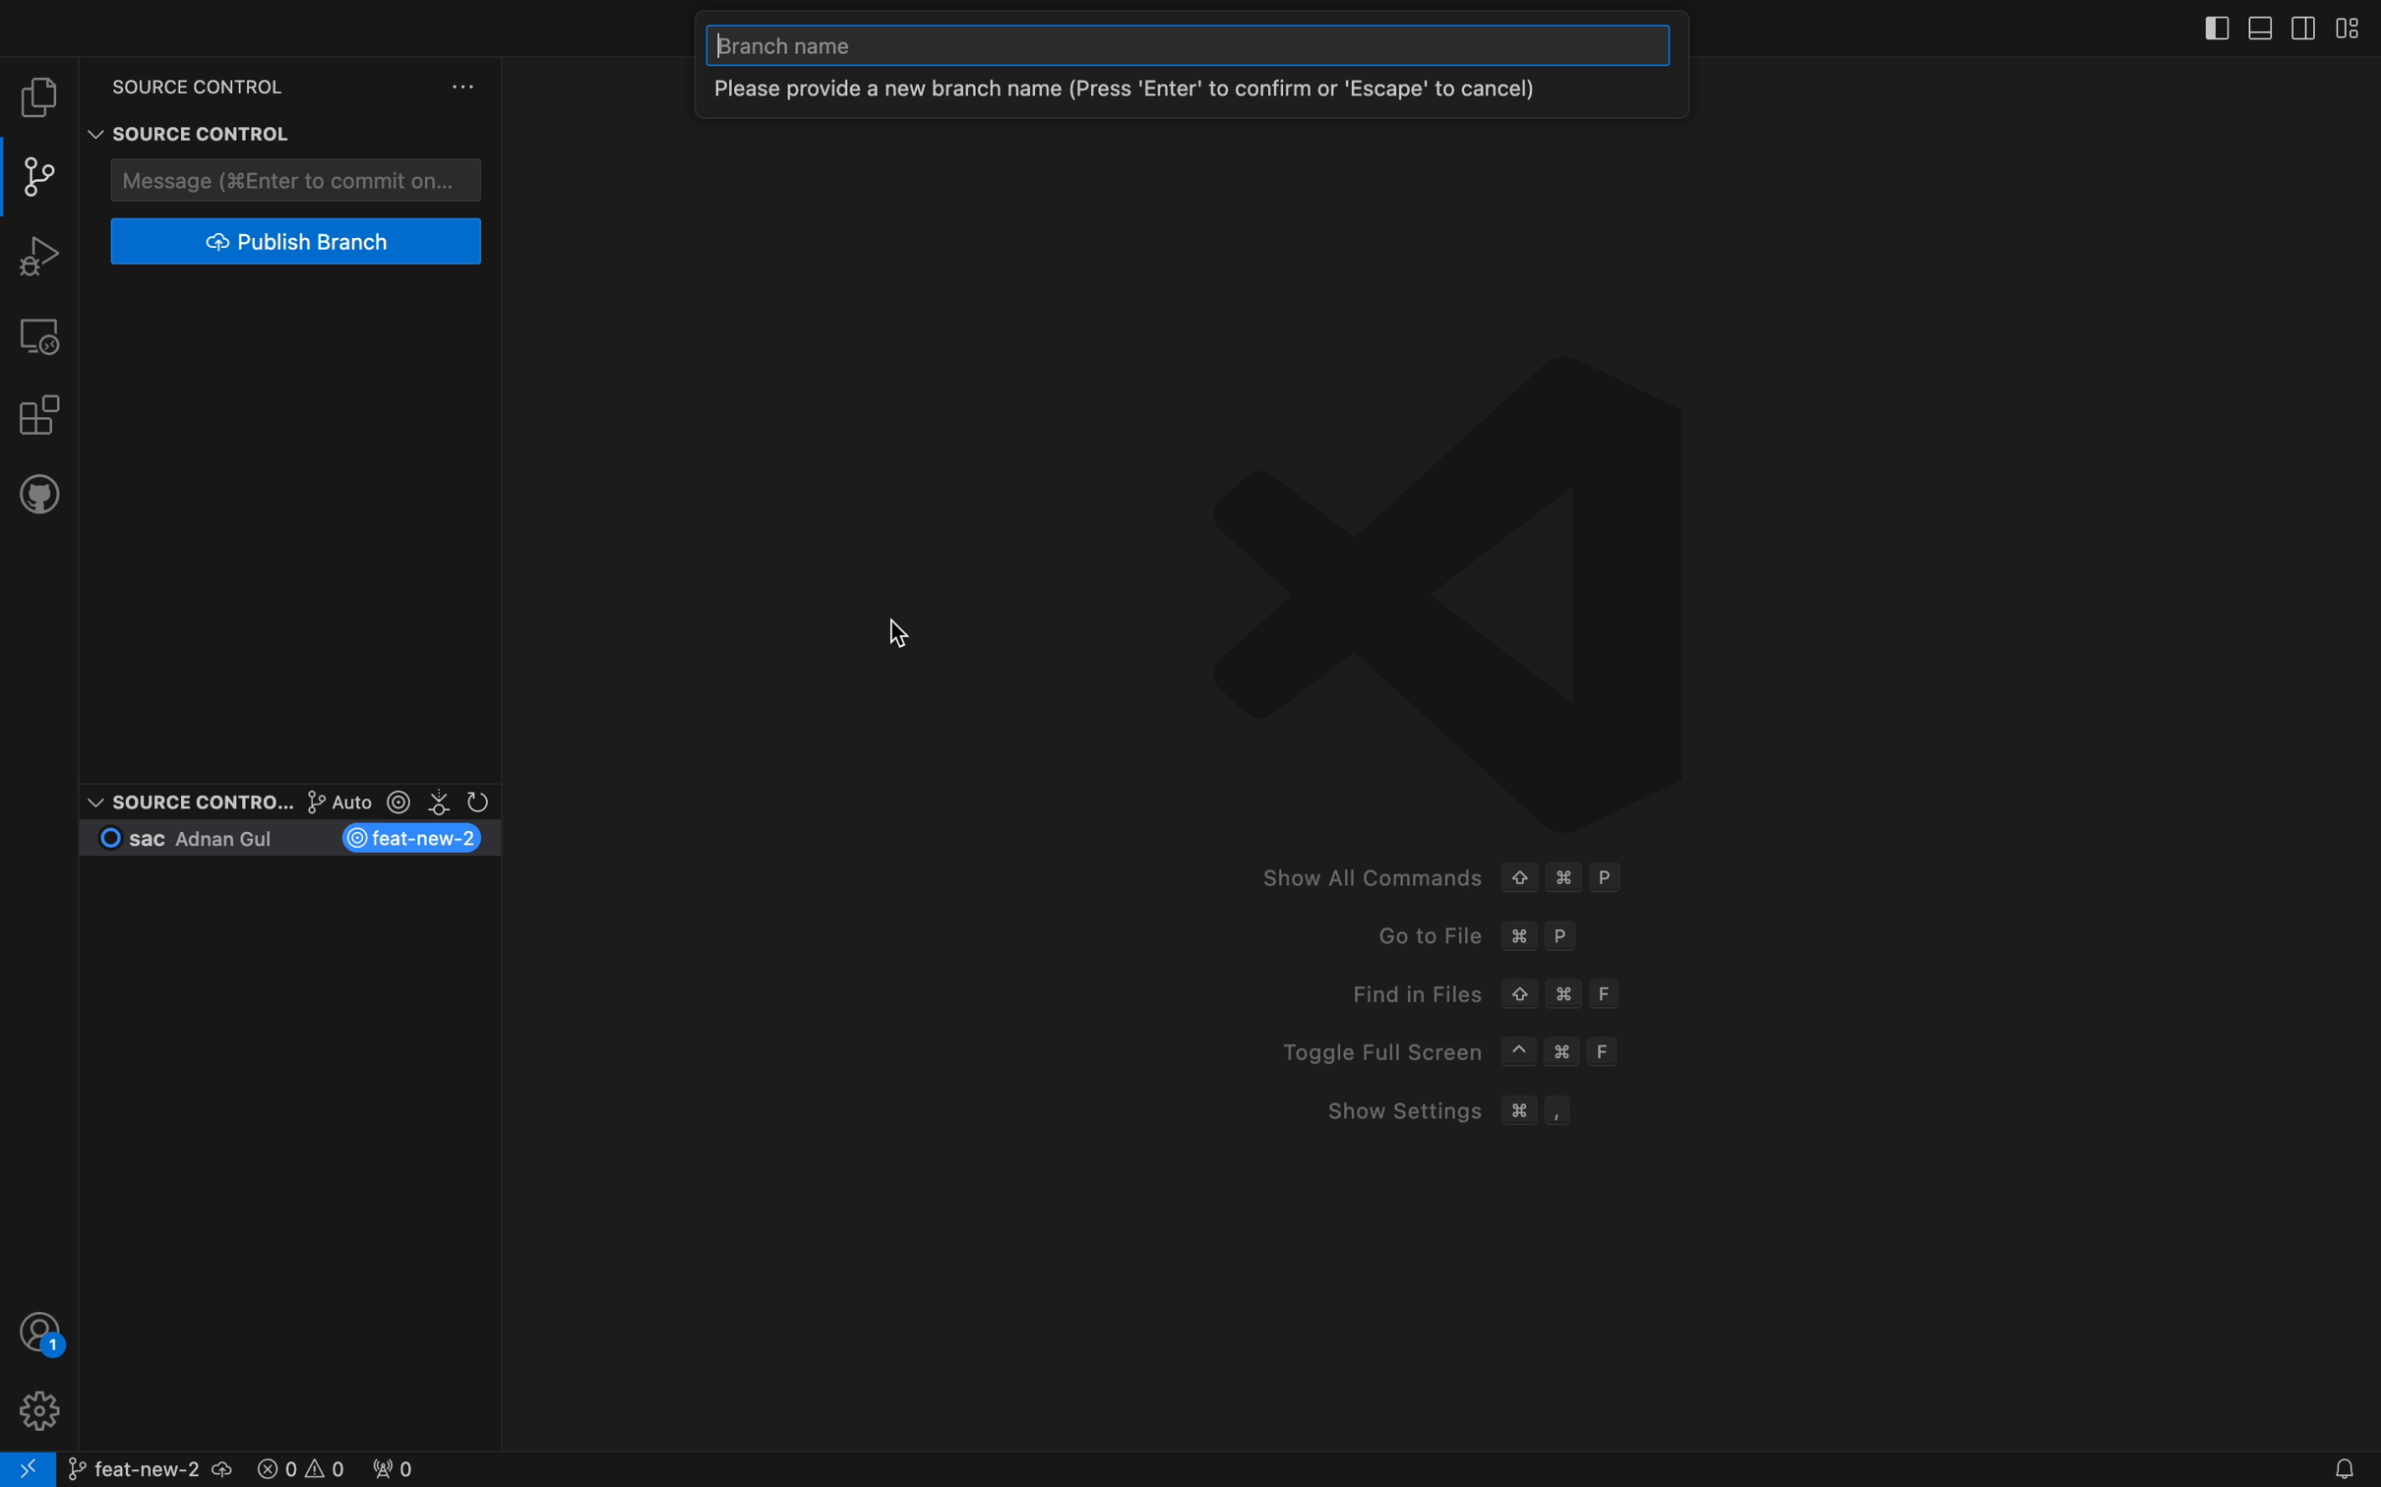 The width and height of the screenshot is (2381, 1487). I want to click on extensions, so click(37, 412).